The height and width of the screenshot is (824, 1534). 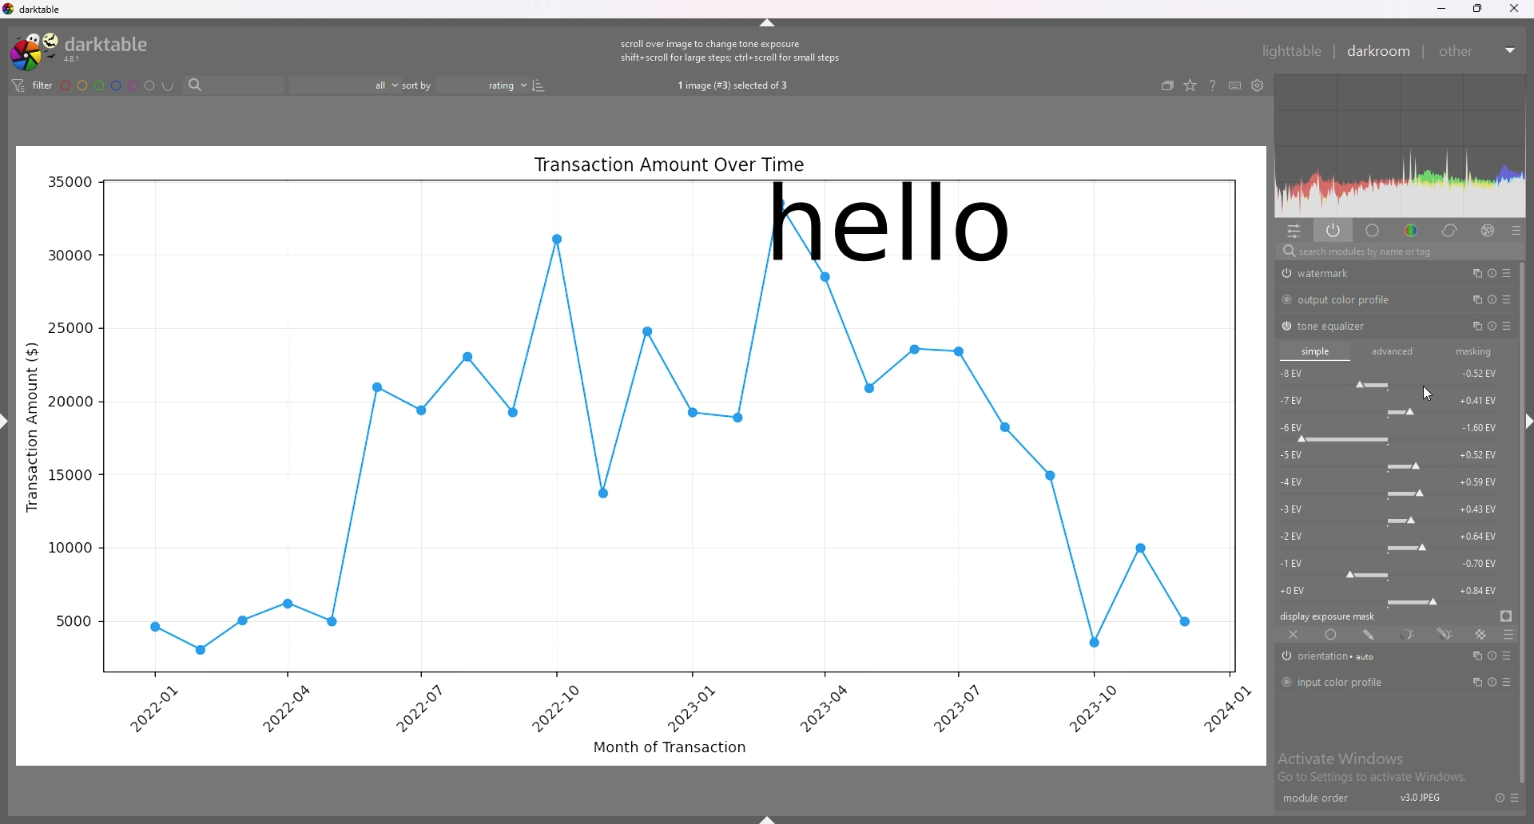 I want to click on search bar, so click(x=235, y=85).